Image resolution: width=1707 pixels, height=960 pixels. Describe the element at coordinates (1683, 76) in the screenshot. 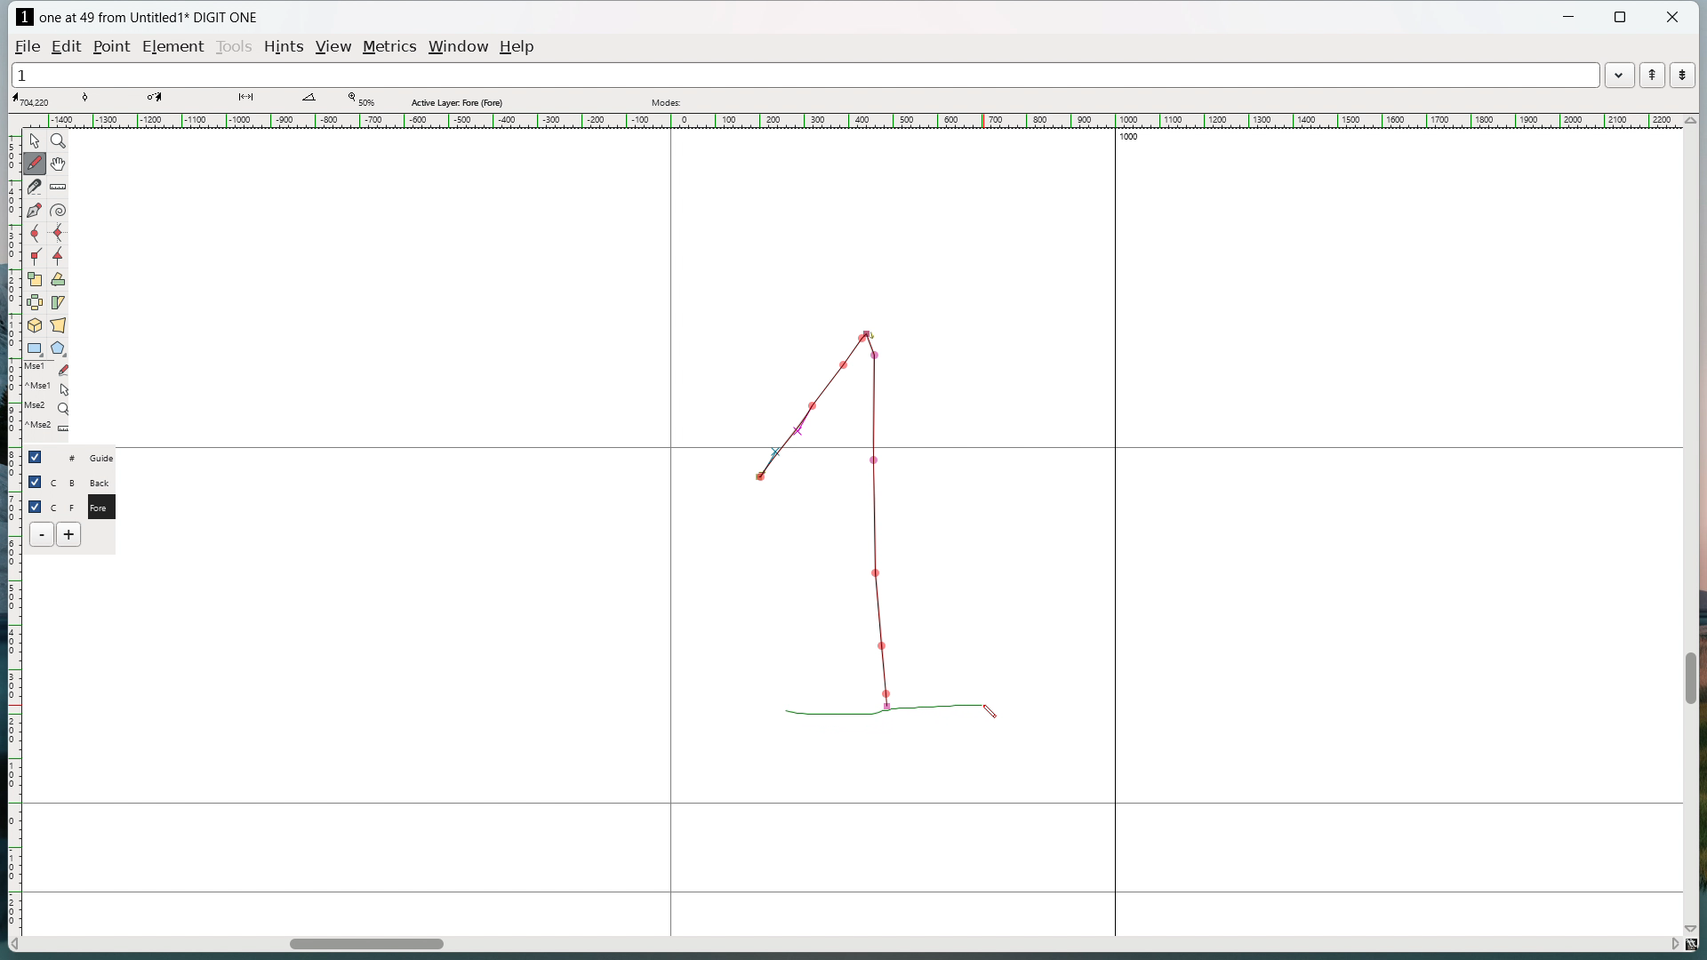

I see `show the next word in the word list` at that location.